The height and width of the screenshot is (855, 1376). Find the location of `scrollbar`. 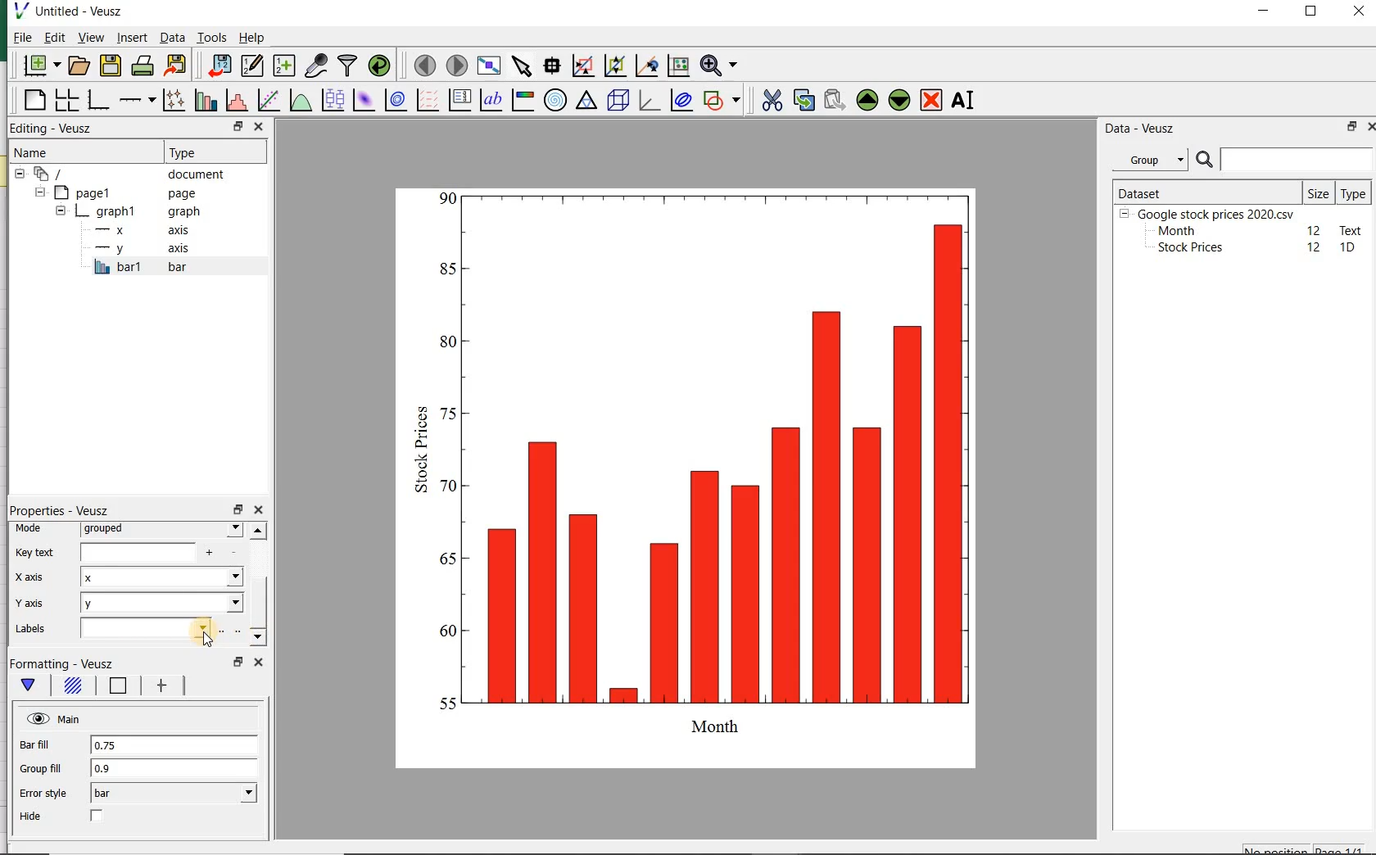

scrollbar is located at coordinates (257, 586).